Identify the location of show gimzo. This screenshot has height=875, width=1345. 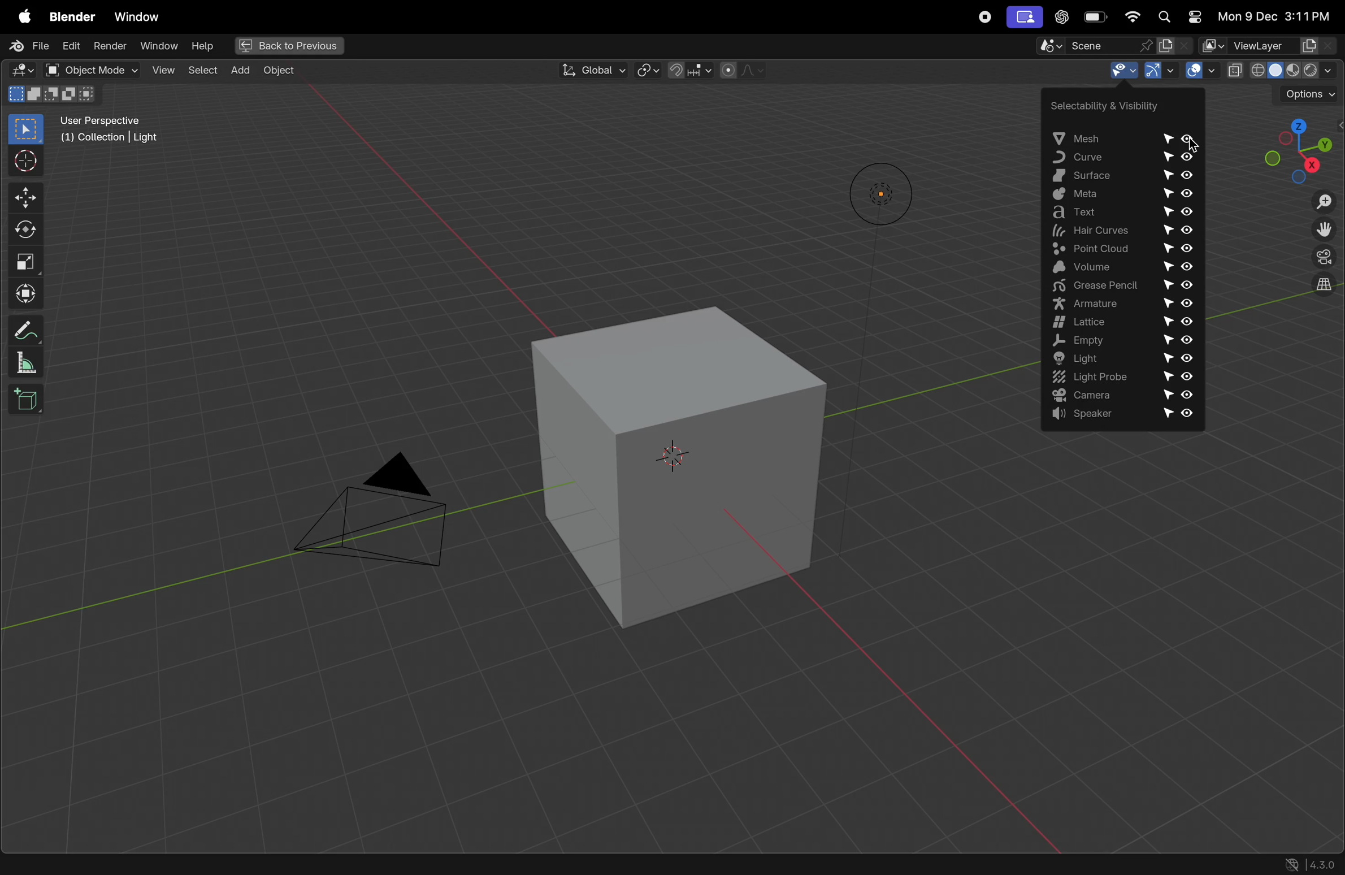
(1157, 72).